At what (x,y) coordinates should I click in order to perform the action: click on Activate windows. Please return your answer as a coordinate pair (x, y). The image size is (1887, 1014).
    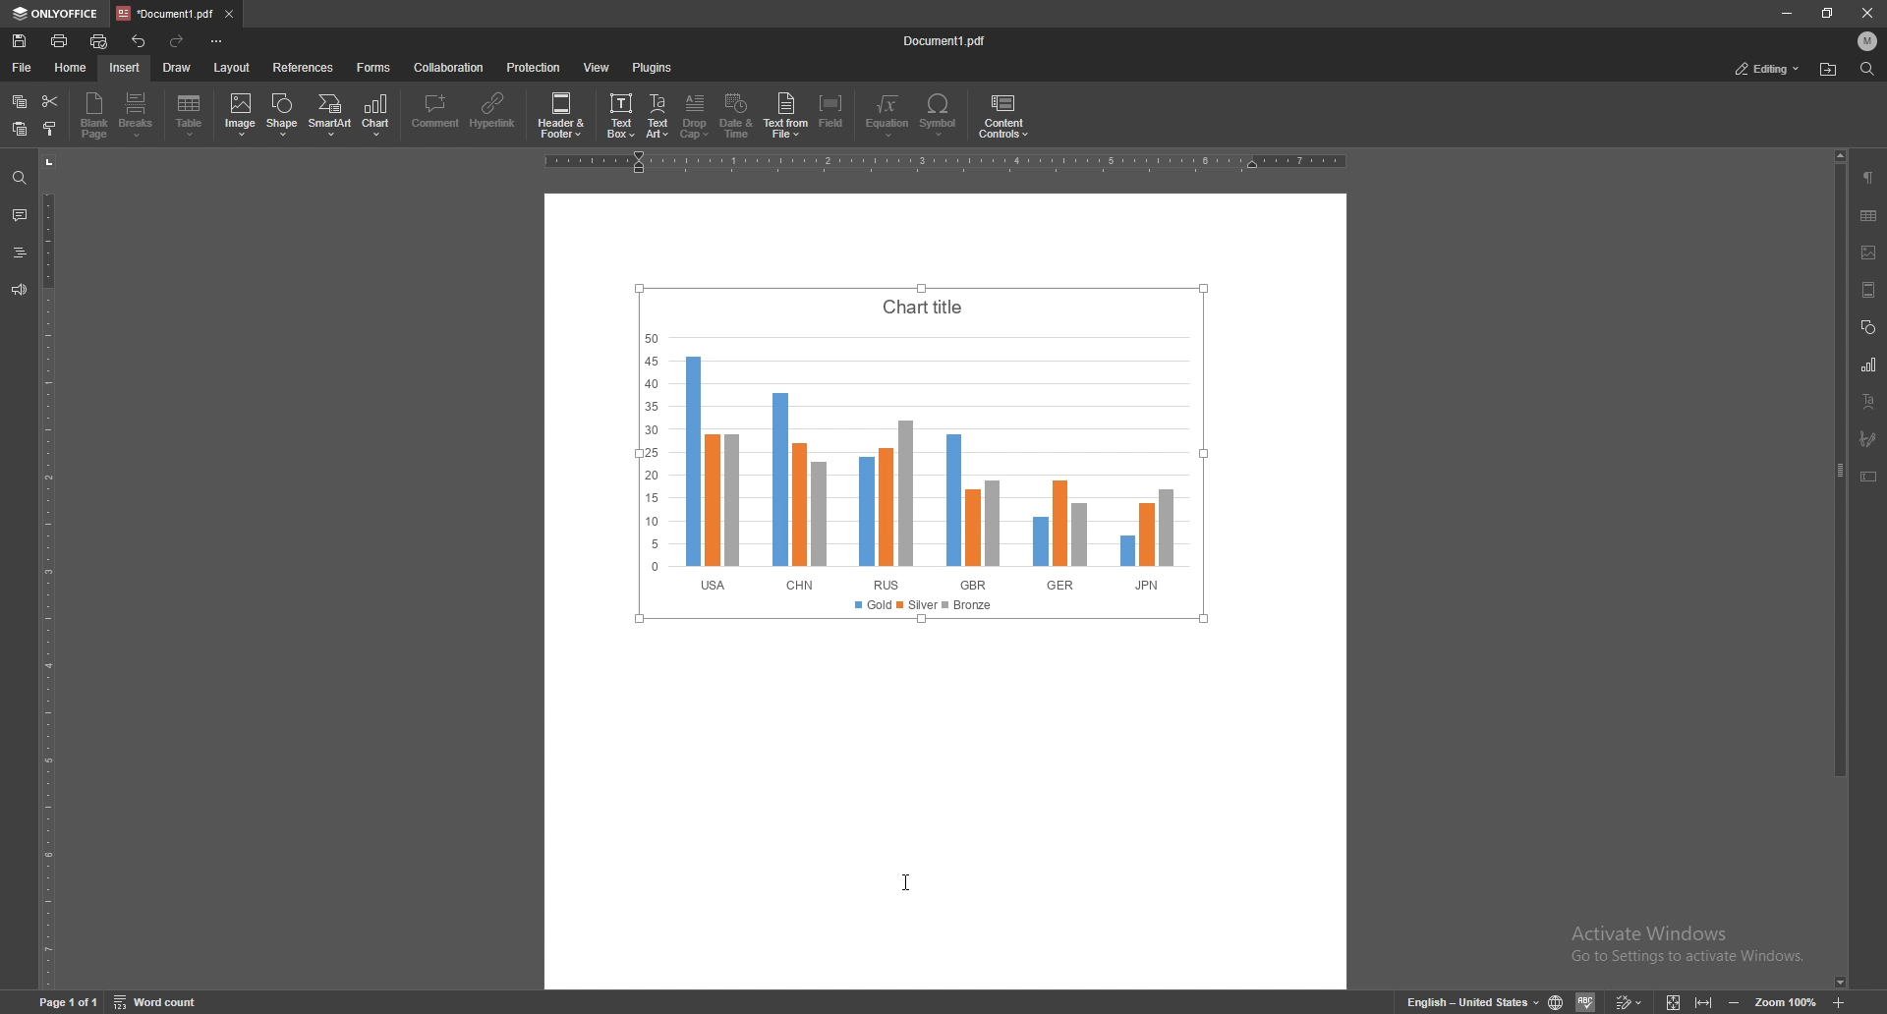
    Looking at the image, I should click on (1688, 942).